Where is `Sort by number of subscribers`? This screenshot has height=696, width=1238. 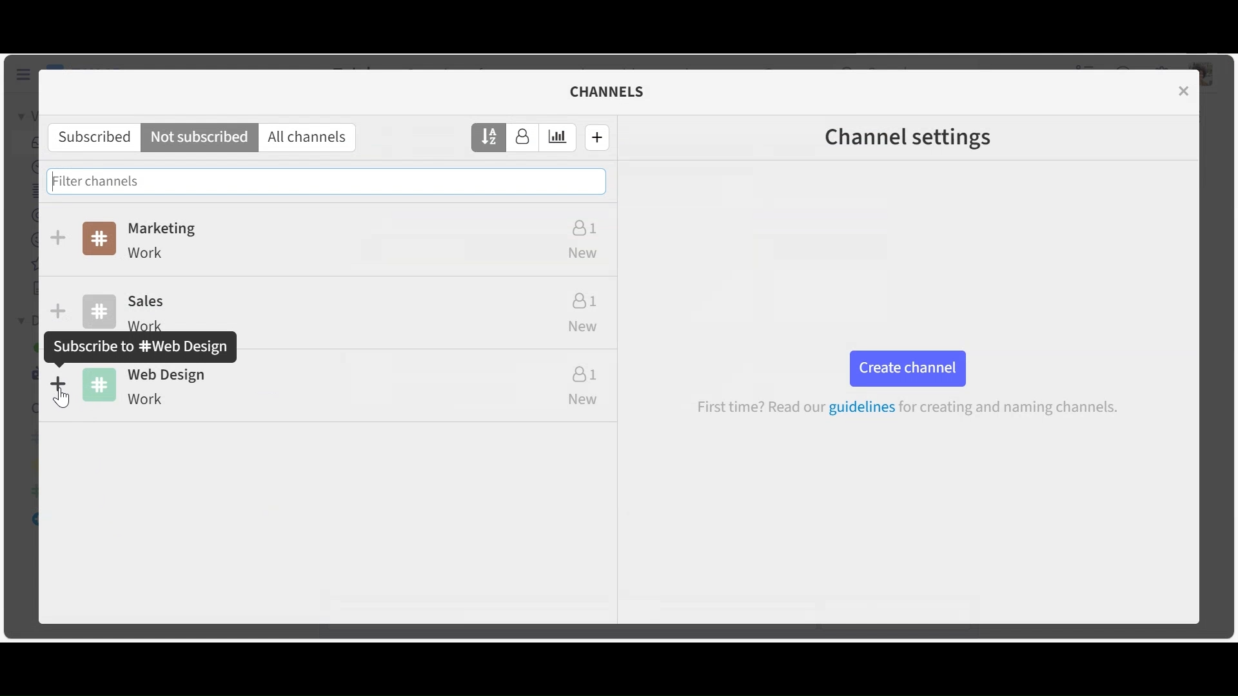
Sort by number of subscribers is located at coordinates (522, 138).